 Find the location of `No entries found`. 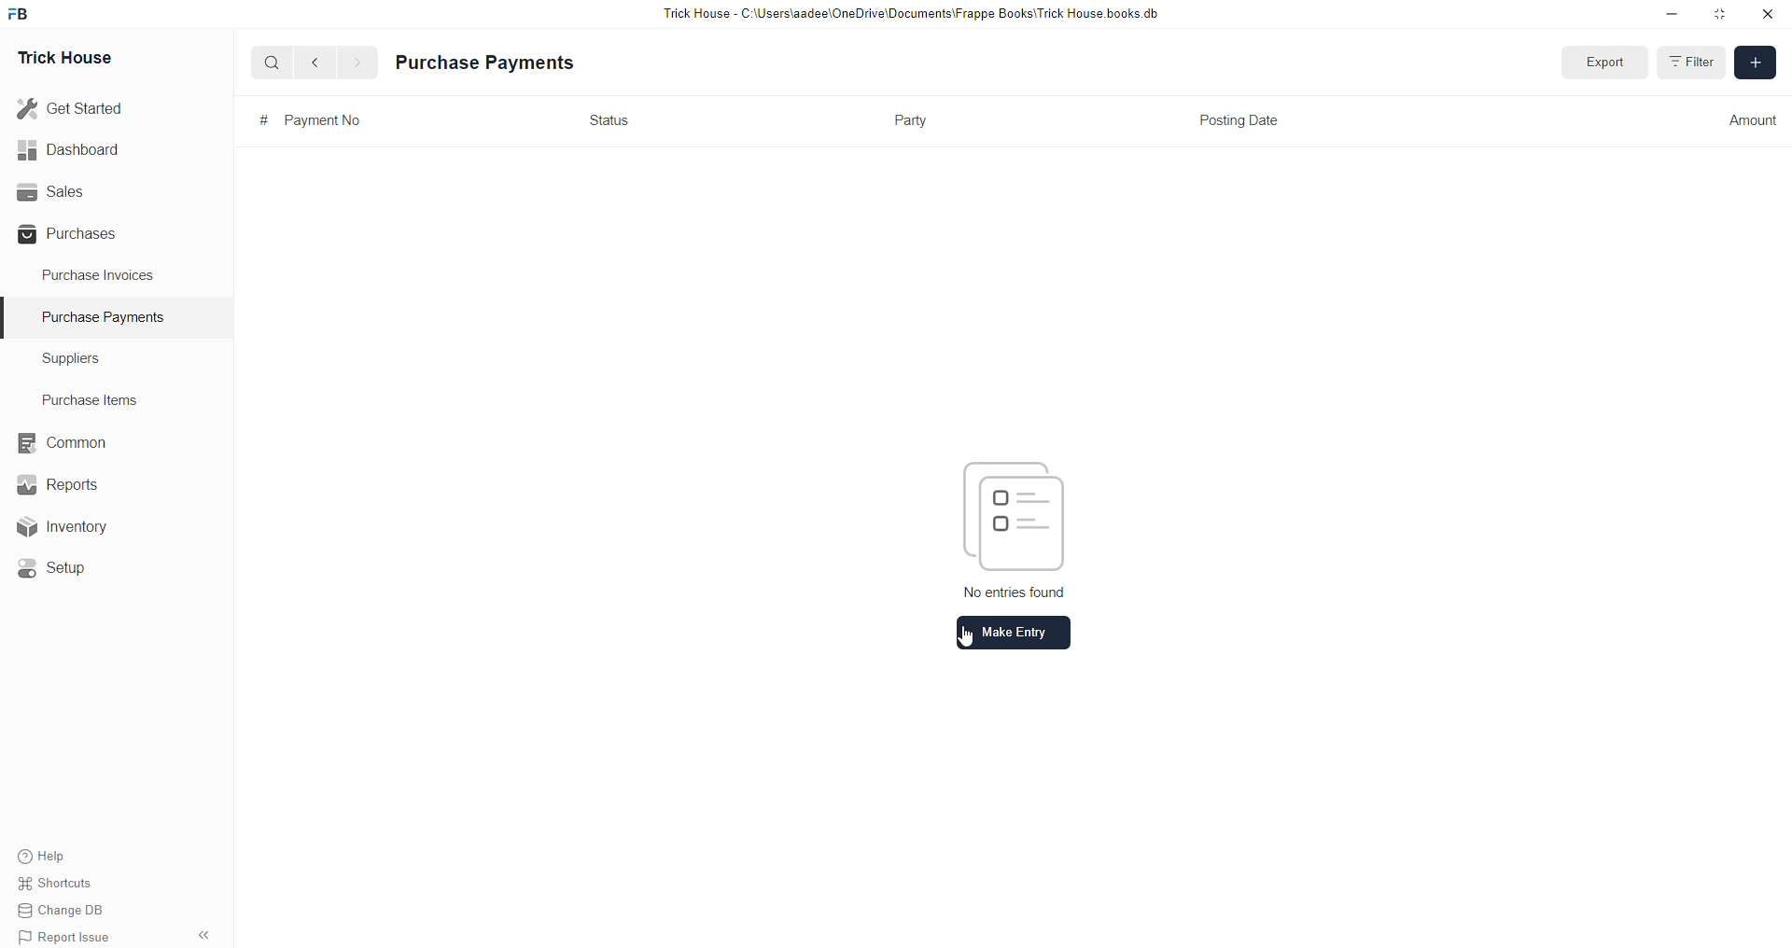

No entries found is located at coordinates (1015, 589).